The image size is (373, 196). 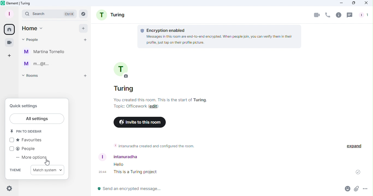 What do you see at coordinates (130, 107) in the screenshot?
I see `Topic` at bounding box center [130, 107].